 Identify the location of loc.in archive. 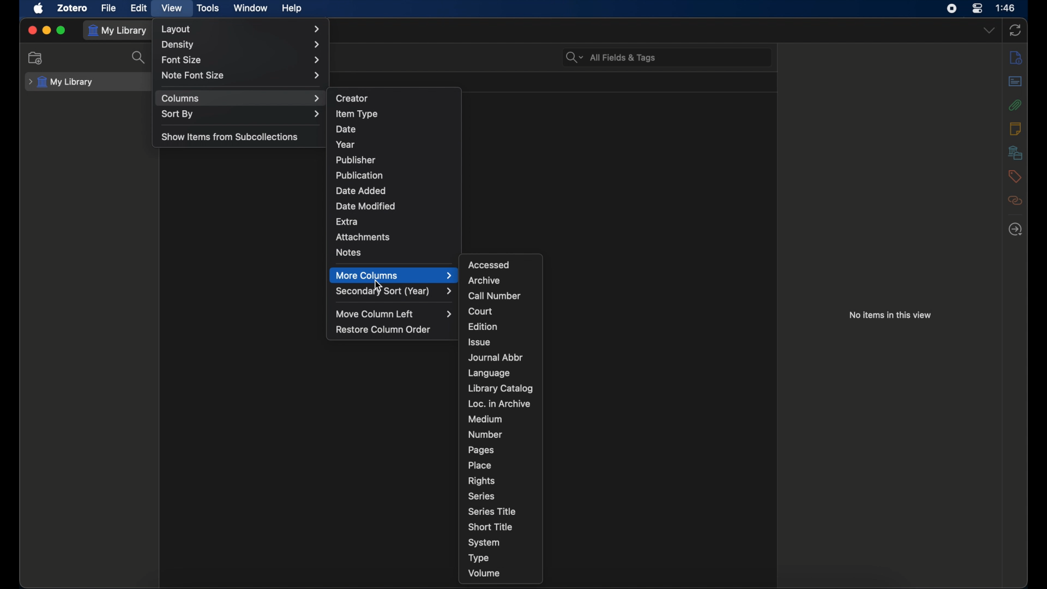
(498, 403).